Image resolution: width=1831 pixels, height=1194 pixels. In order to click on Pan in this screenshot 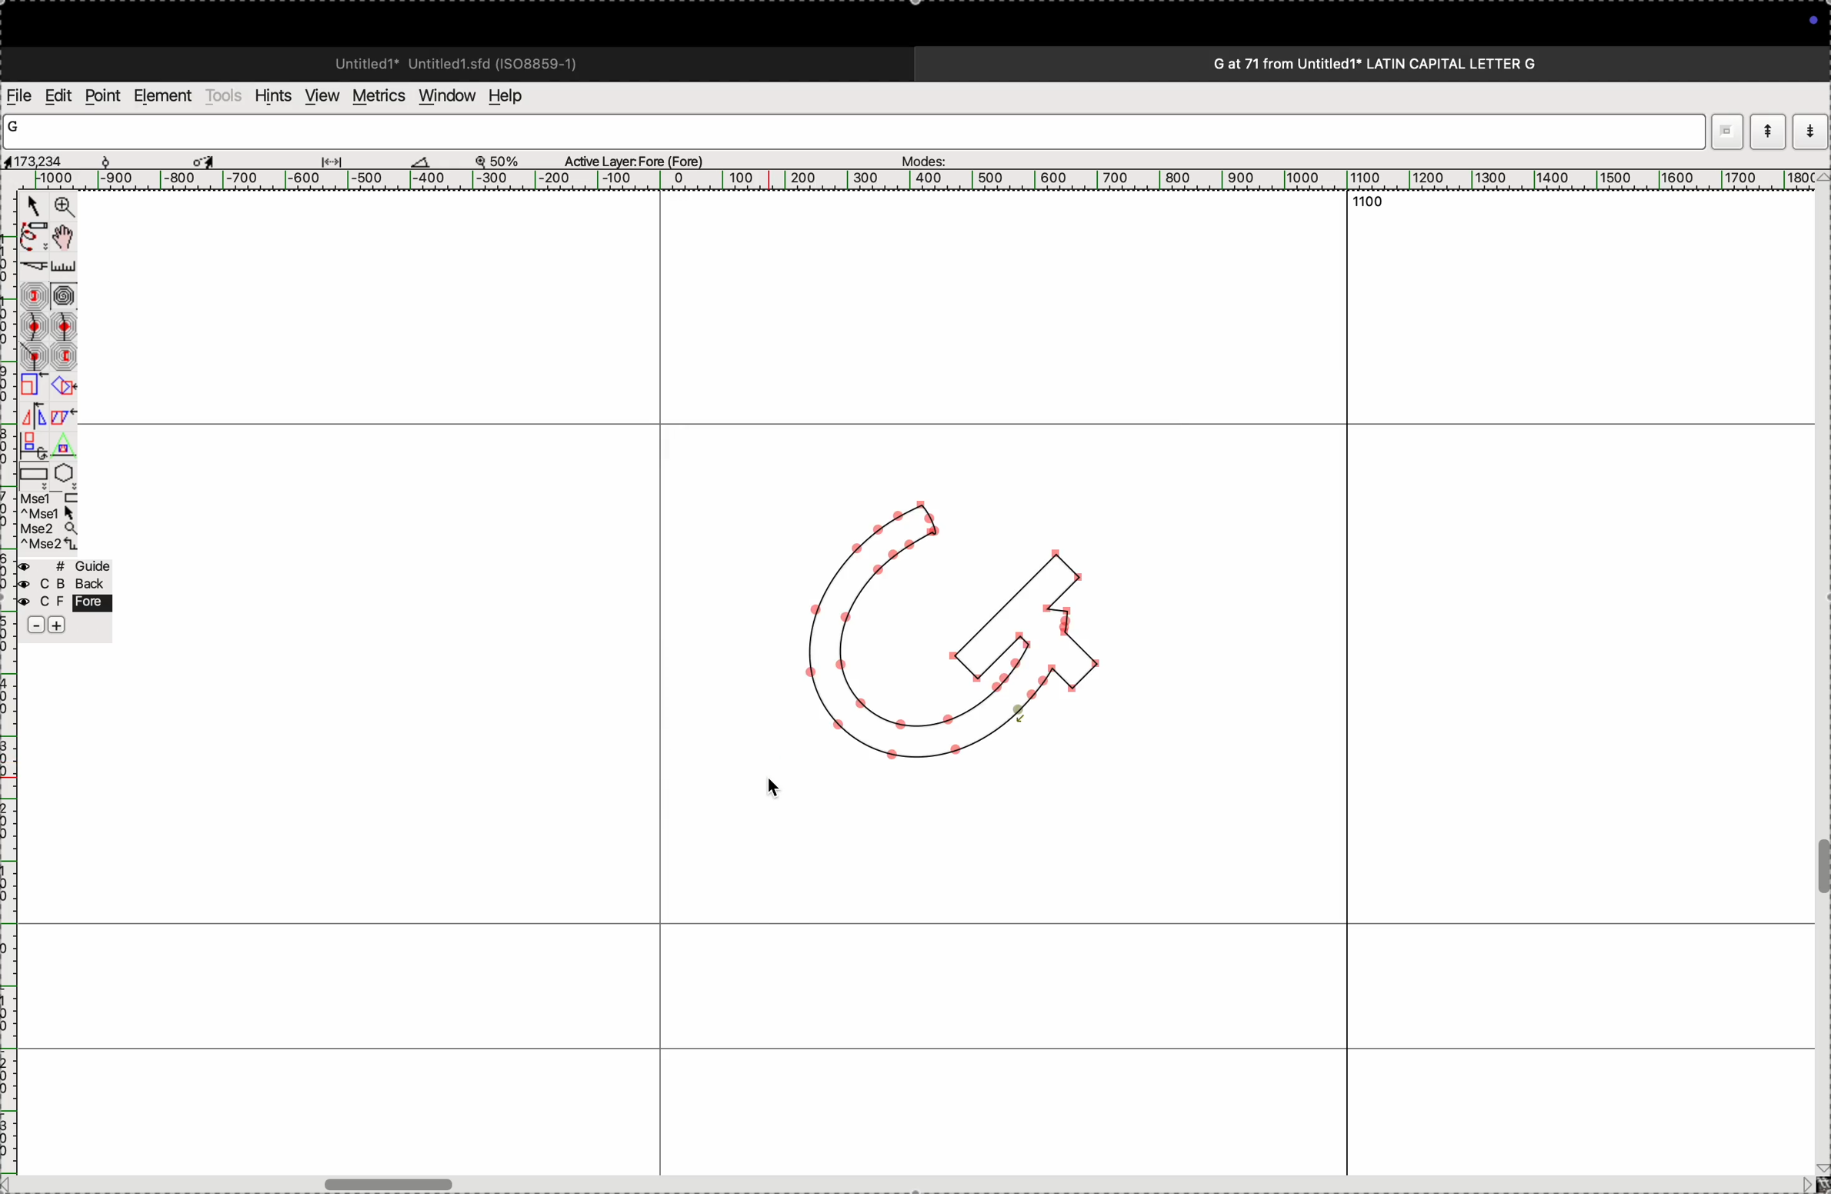, I will do `click(63, 238)`.